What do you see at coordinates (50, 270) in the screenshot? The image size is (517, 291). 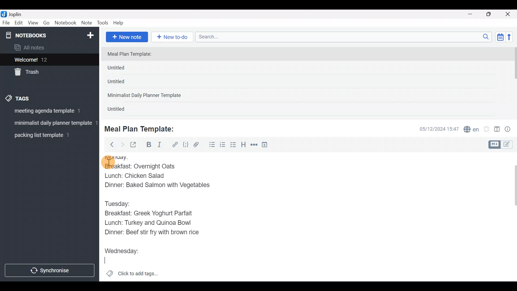 I see `Synchronize` at bounding box center [50, 270].